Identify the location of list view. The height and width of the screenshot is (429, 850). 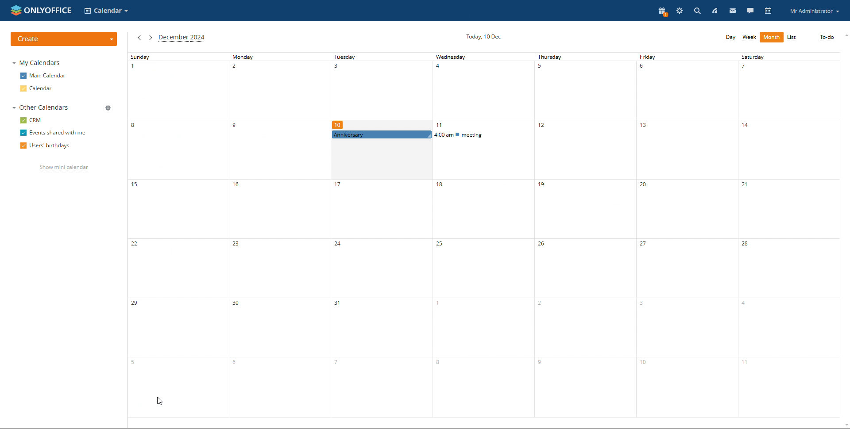
(792, 38).